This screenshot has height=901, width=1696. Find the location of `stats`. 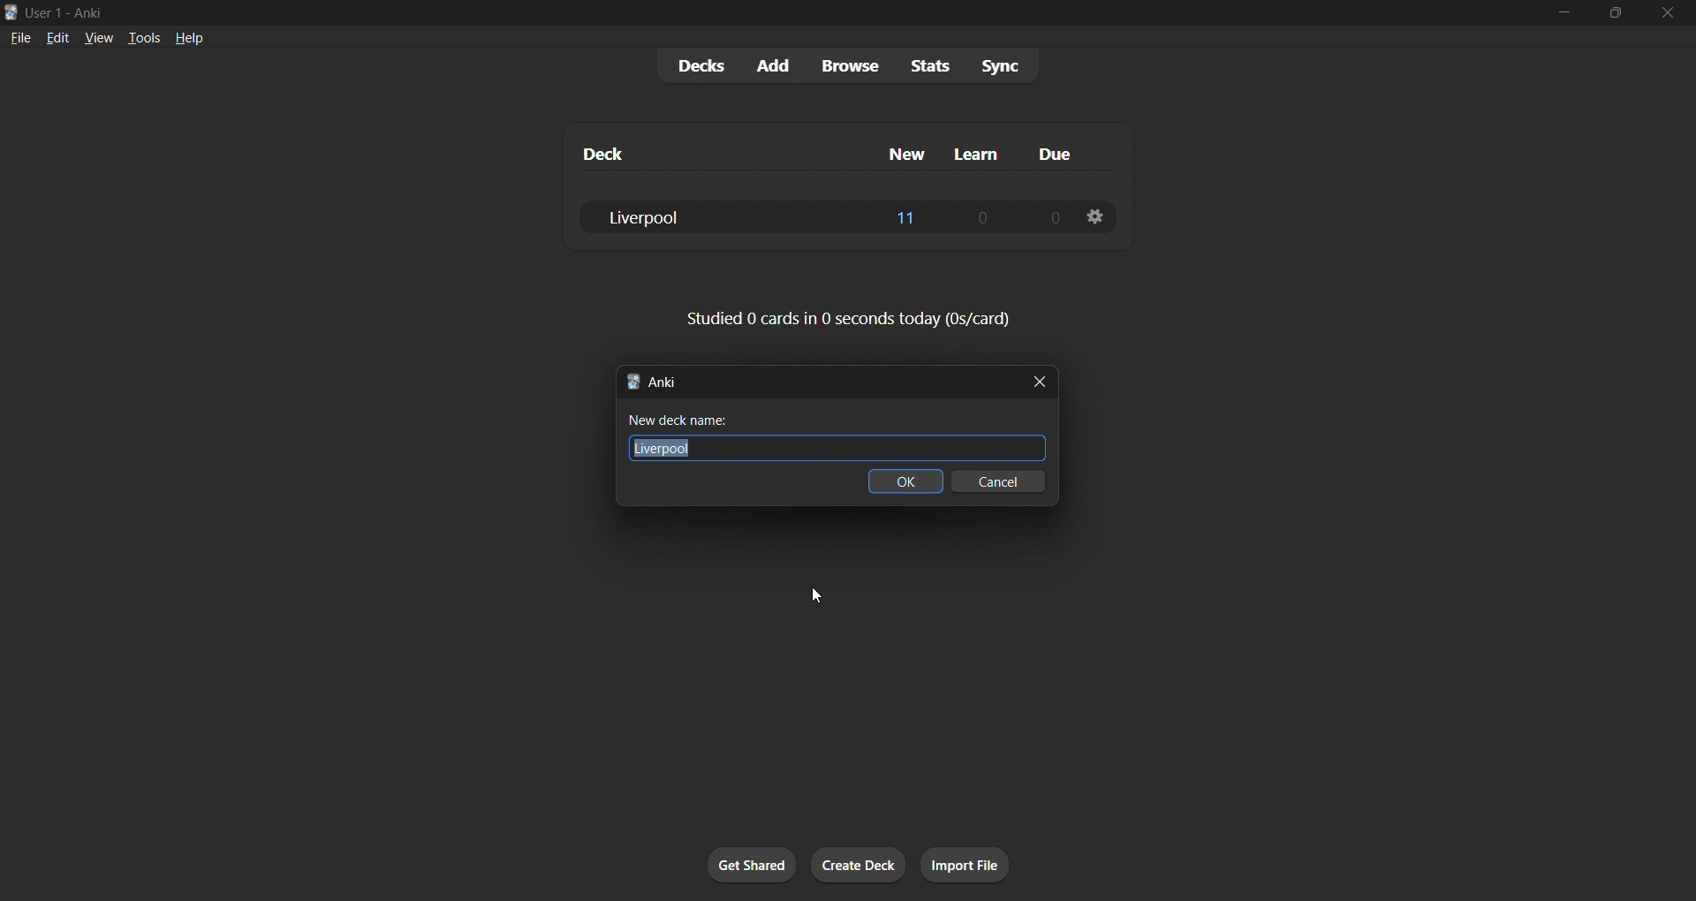

stats is located at coordinates (924, 65).